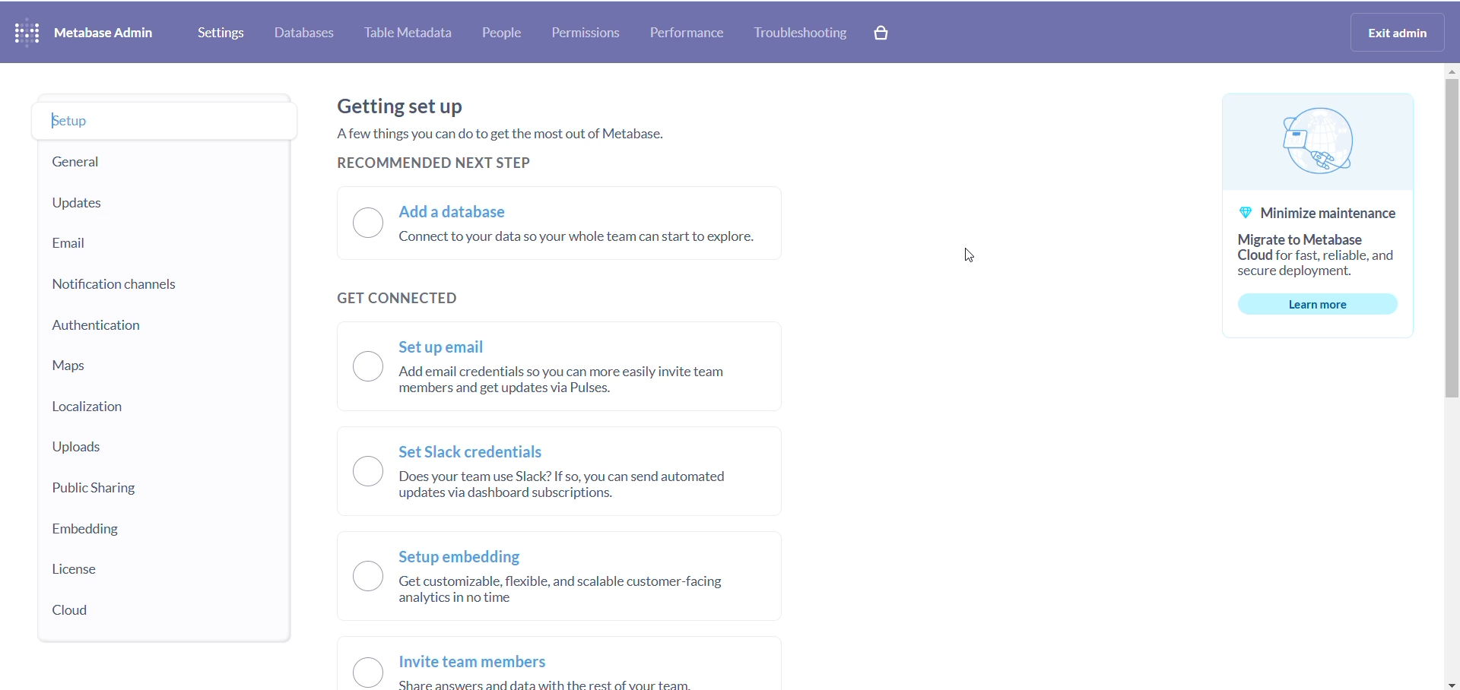 This screenshot has height=690, width=1460. What do you see at coordinates (84, 445) in the screenshot?
I see `uploads` at bounding box center [84, 445].